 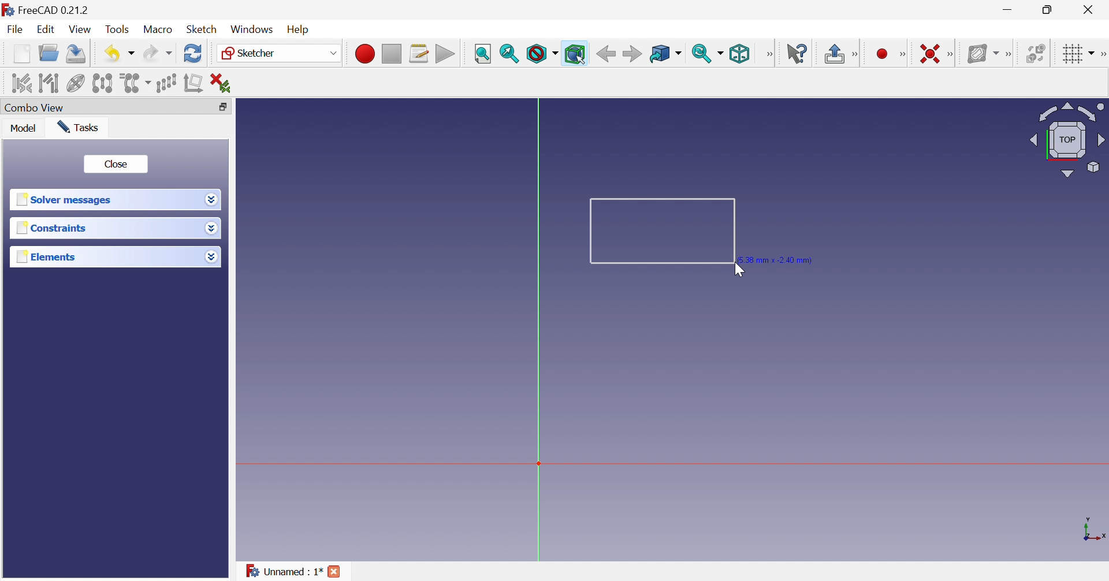 What do you see at coordinates (157, 29) in the screenshot?
I see `Macro` at bounding box center [157, 29].